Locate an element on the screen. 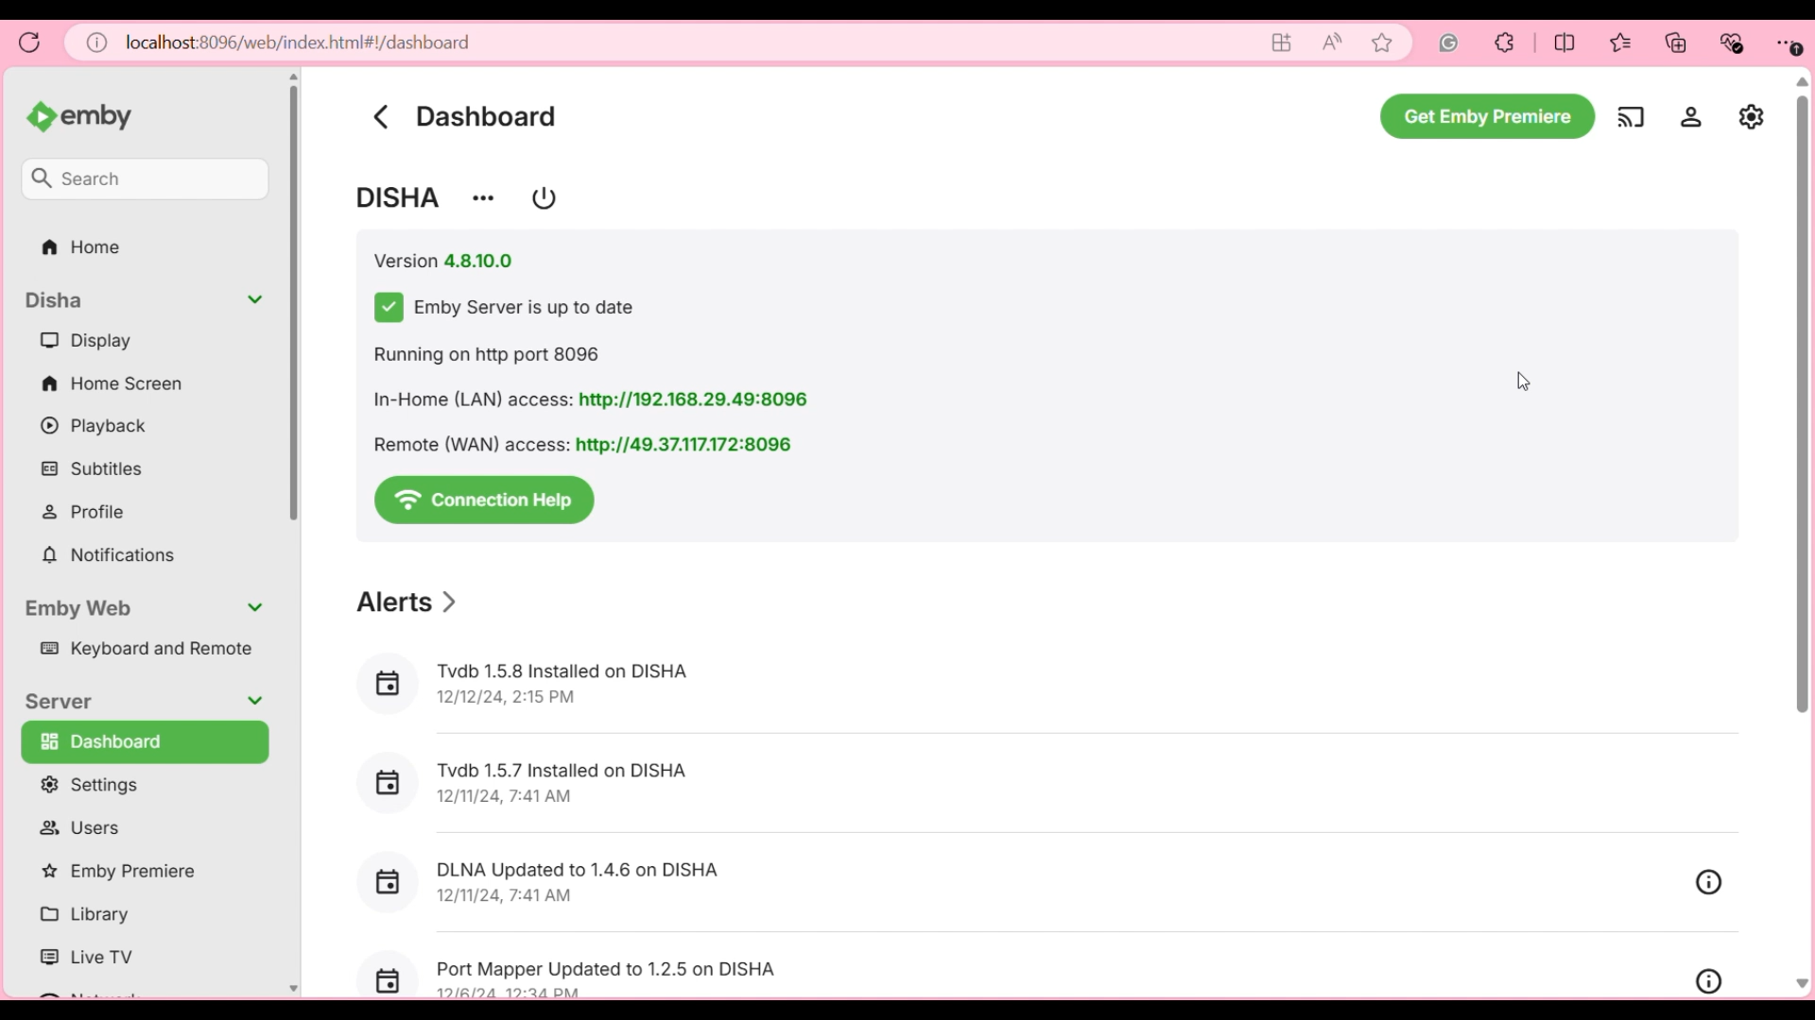  Section title is located at coordinates (56, 300).